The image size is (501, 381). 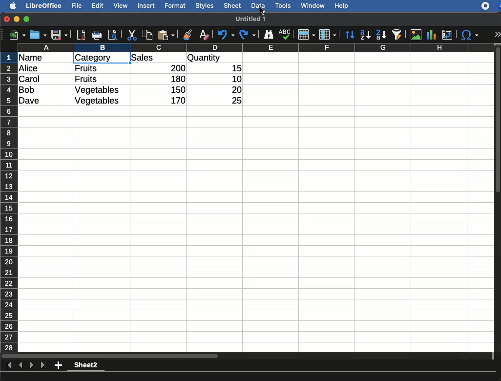 I want to click on previous sheet, so click(x=21, y=365).